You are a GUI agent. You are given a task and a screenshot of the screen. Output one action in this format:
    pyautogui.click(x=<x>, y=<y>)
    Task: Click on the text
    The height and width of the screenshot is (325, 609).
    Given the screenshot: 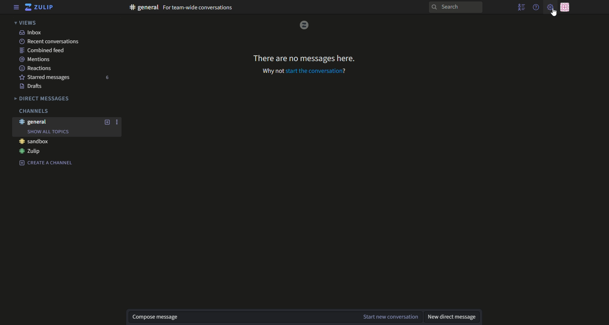 What is the action you would take?
    pyautogui.click(x=181, y=7)
    